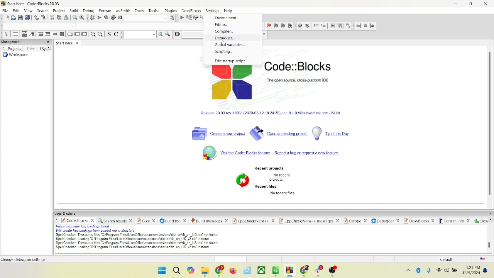 The height and width of the screenshot is (278, 494). Describe the element at coordinates (113, 18) in the screenshot. I see `rebuild` at that location.